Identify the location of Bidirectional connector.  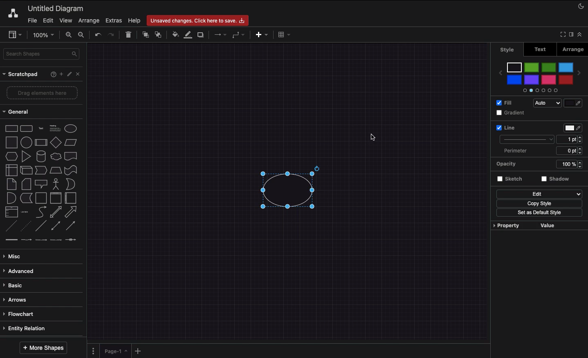
(56, 226).